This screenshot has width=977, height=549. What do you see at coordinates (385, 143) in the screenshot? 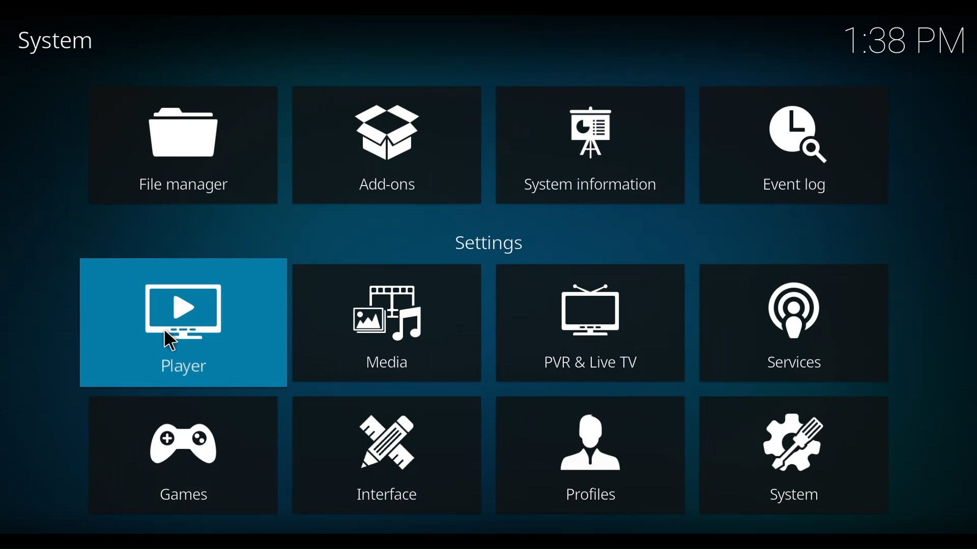
I see `Add-ons` at bounding box center [385, 143].